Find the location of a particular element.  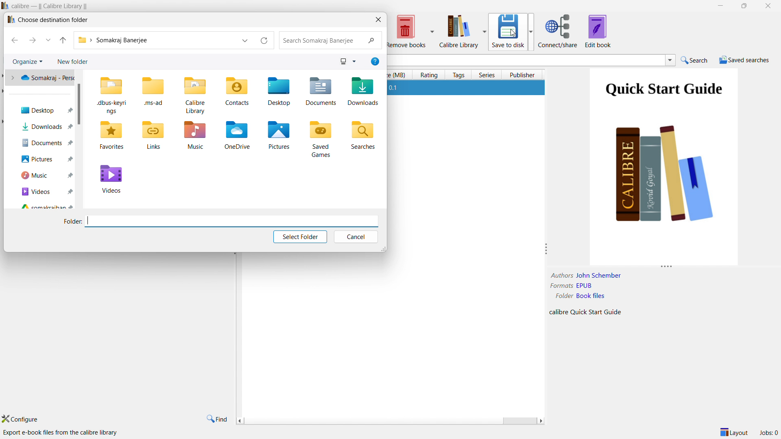

Saved Games is located at coordinates (321, 141).